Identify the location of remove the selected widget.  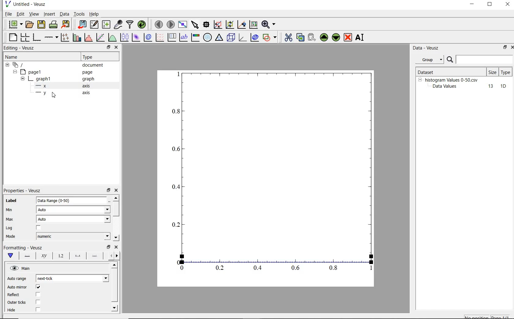
(348, 38).